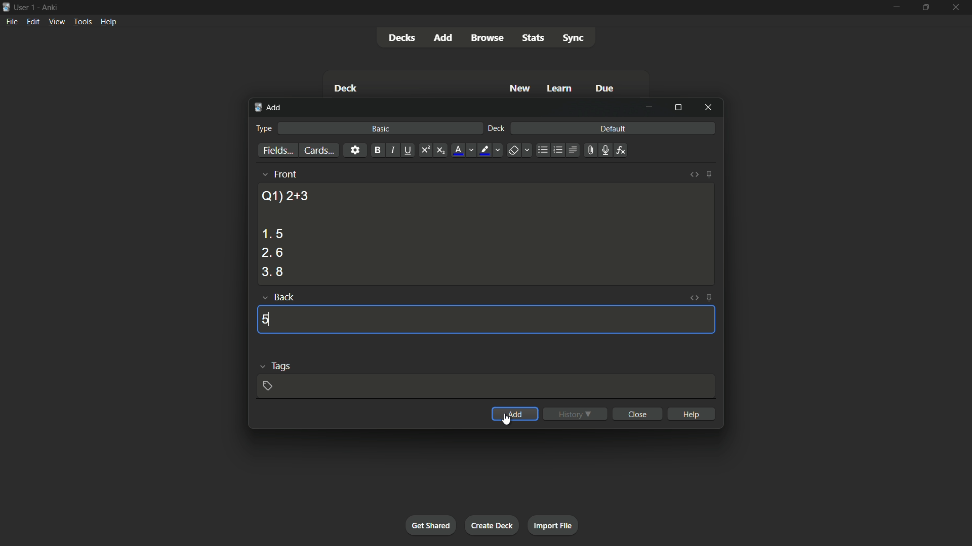 This screenshot has height=546, width=972. I want to click on learn, so click(559, 89).